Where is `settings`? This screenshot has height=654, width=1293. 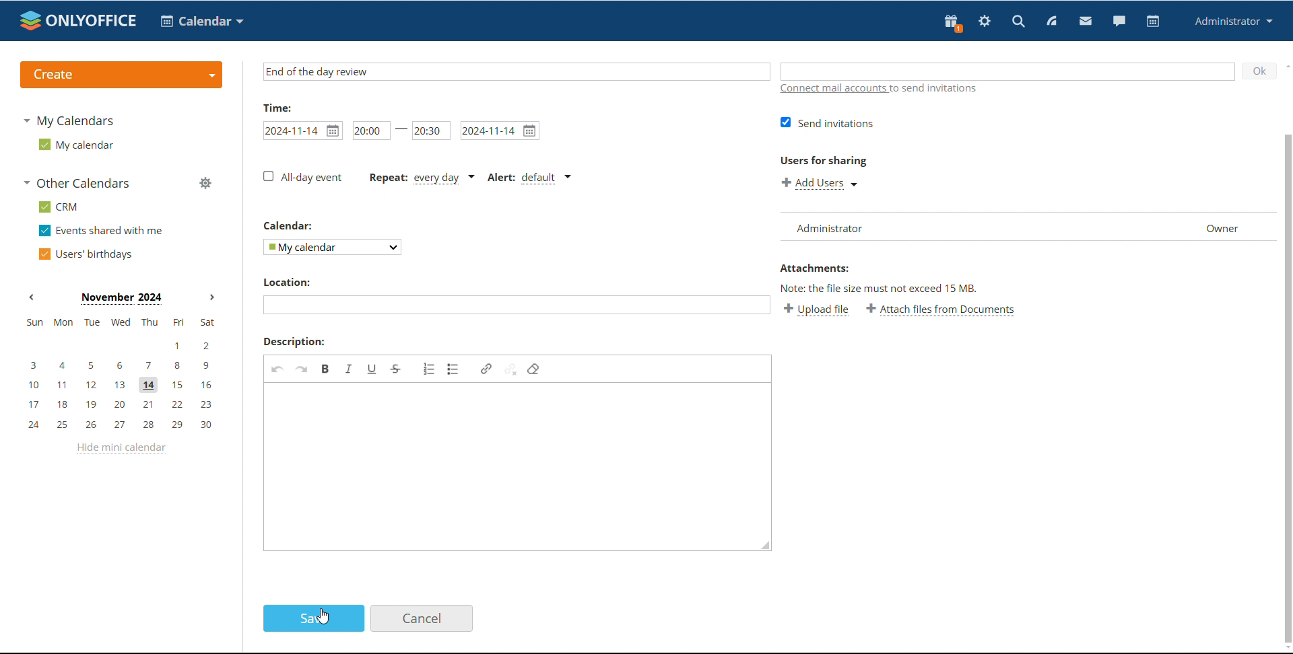 settings is located at coordinates (984, 23).